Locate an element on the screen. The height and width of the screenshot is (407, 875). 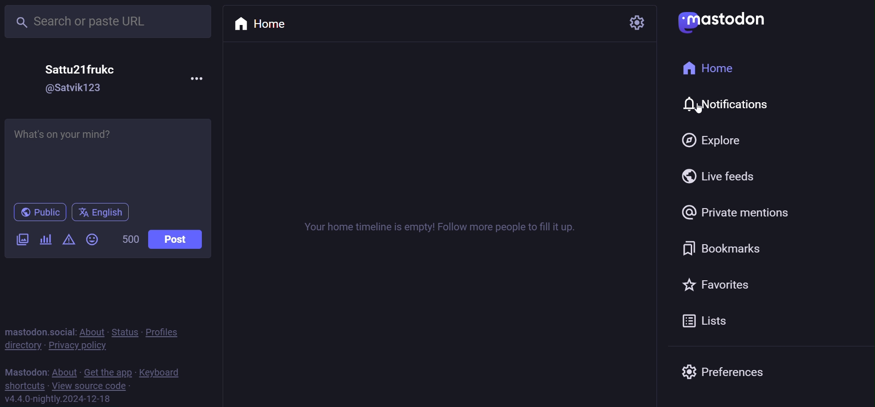
about is located at coordinates (65, 370).